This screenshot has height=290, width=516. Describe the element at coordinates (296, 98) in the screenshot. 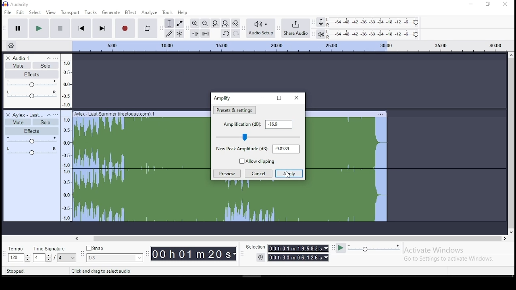

I see `close window` at that location.